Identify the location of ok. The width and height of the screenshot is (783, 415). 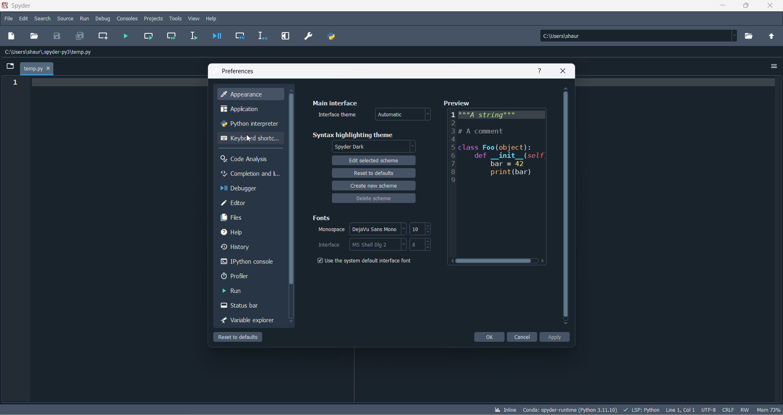
(489, 337).